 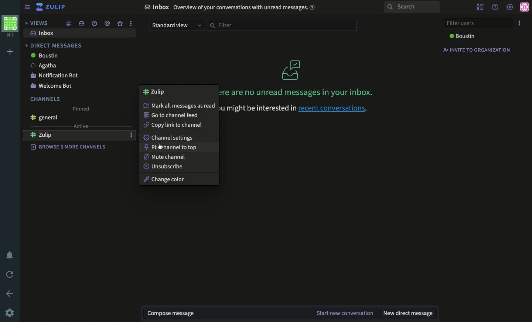 I want to click on invite to organization, so click(x=476, y=50).